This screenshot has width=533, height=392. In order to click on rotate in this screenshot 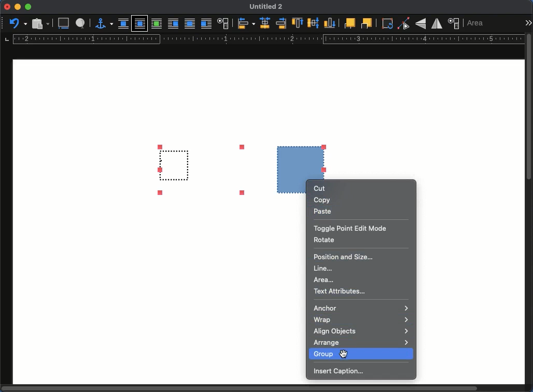, I will do `click(325, 240)`.